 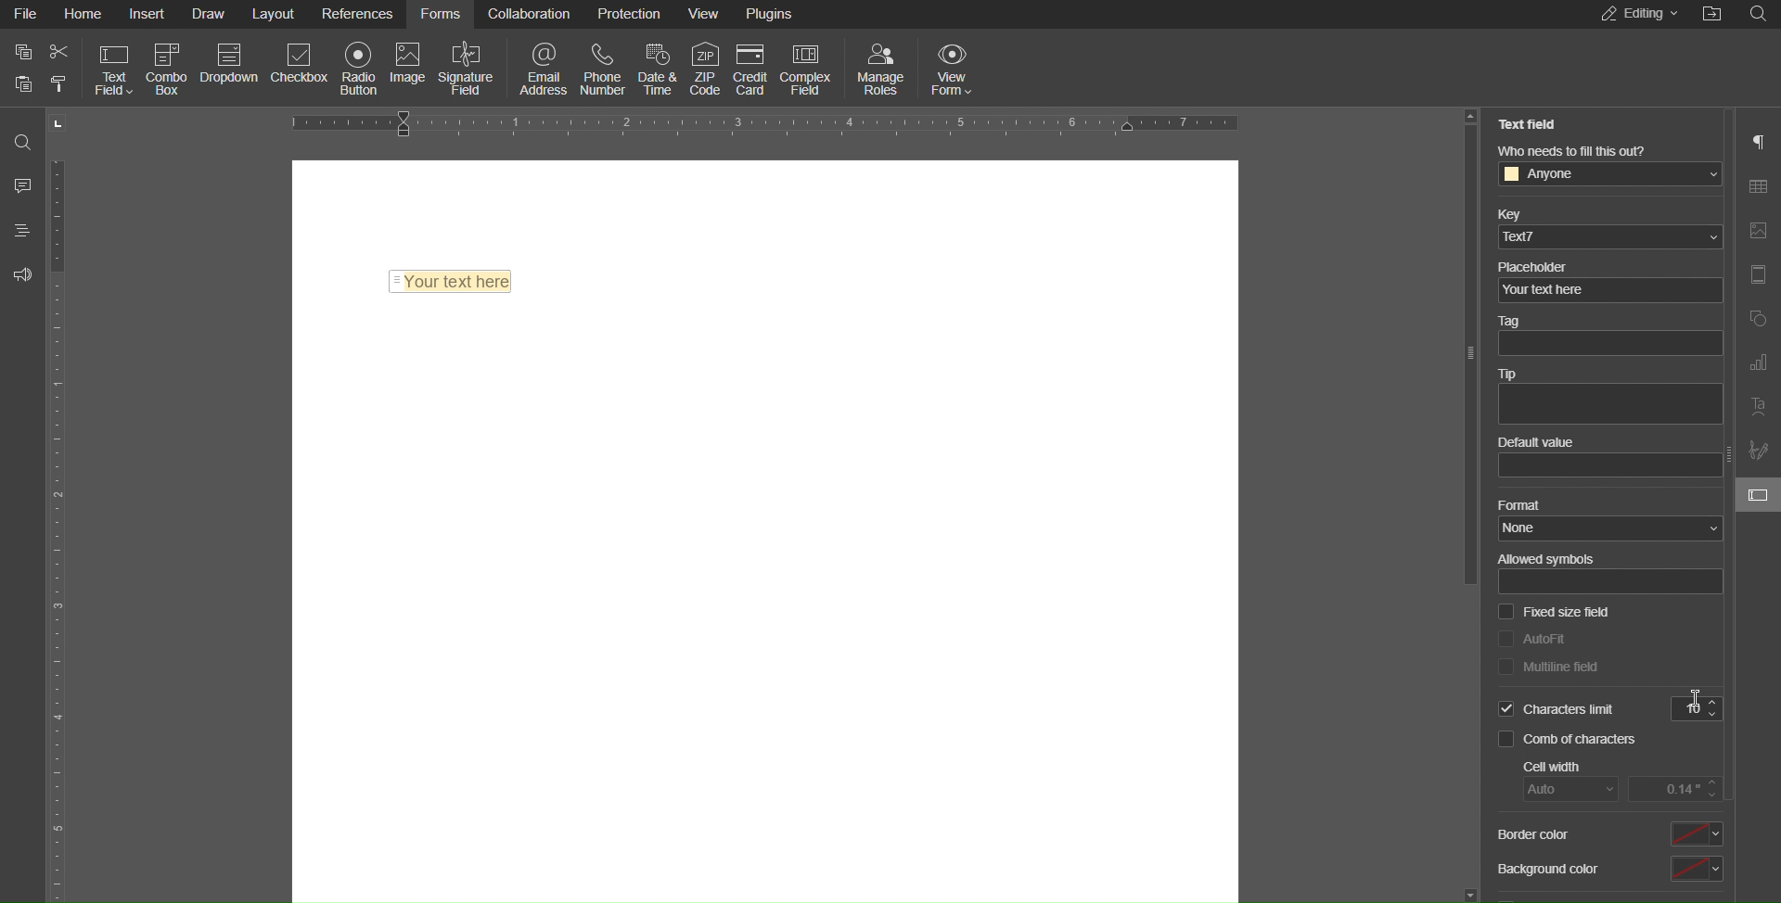 What do you see at coordinates (1553, 613) in the screenshot?
I see `Fixed size field` at bounding box center [1553, 613].